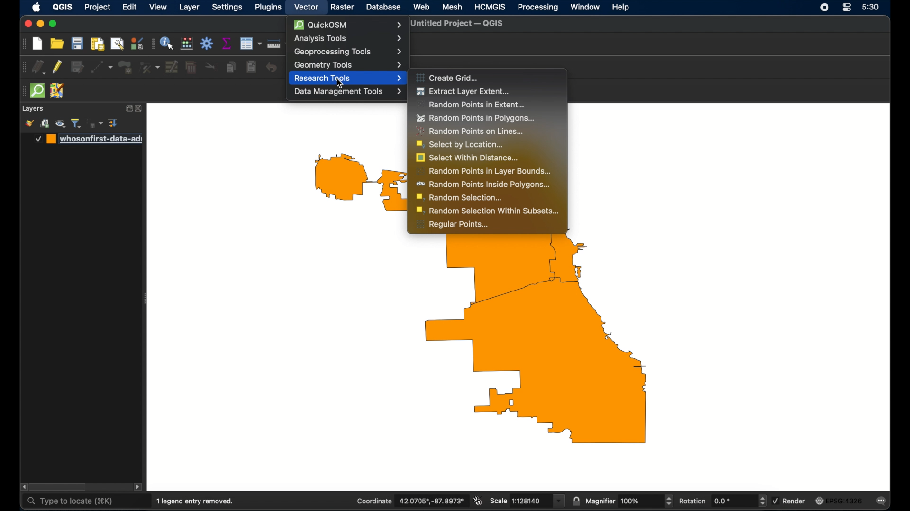 Image resolution: width=910 pixels, height=511 pixels. I want to click on modify attributes, so click(172, 66).